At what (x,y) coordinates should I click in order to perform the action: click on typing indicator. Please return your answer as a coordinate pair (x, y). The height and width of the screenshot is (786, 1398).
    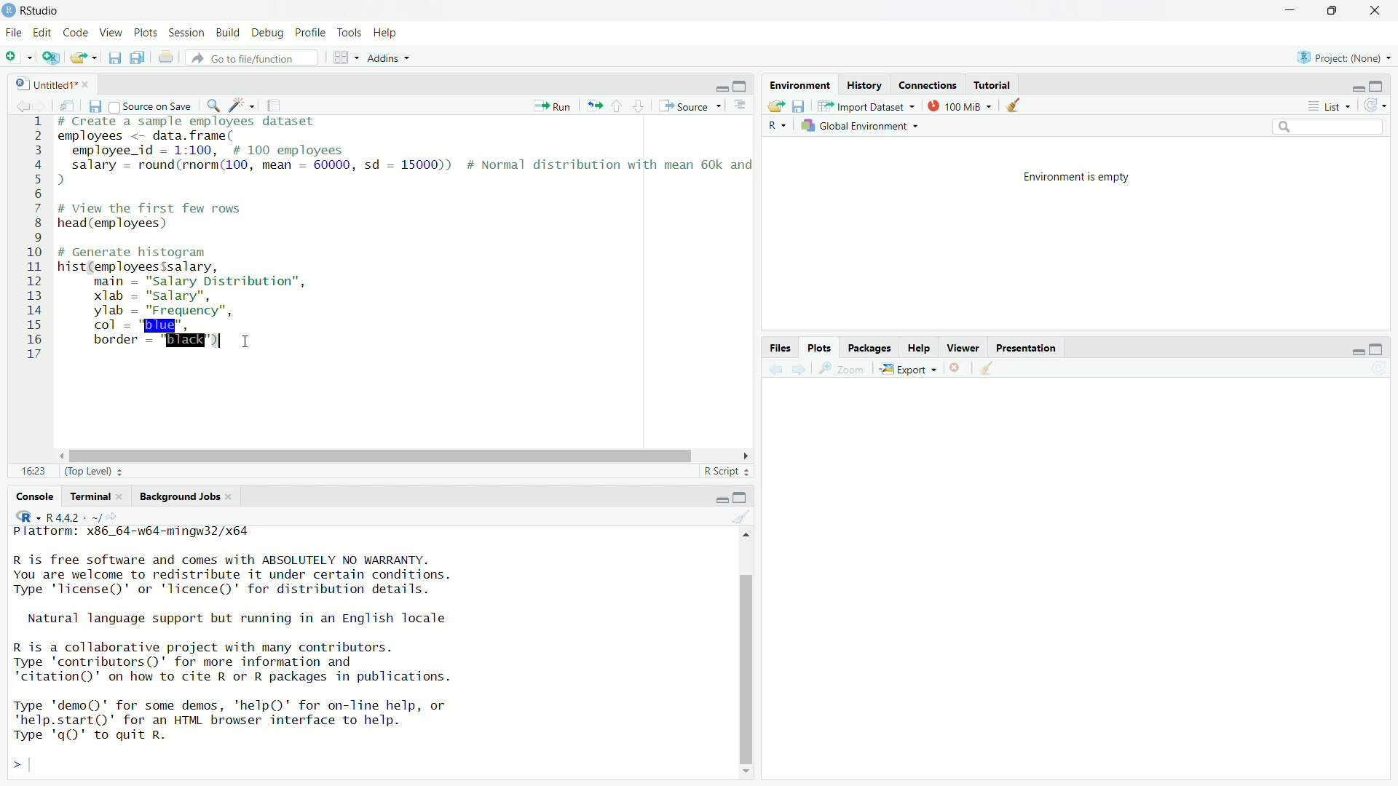
    Looking at the image, I should click on (223, 341).